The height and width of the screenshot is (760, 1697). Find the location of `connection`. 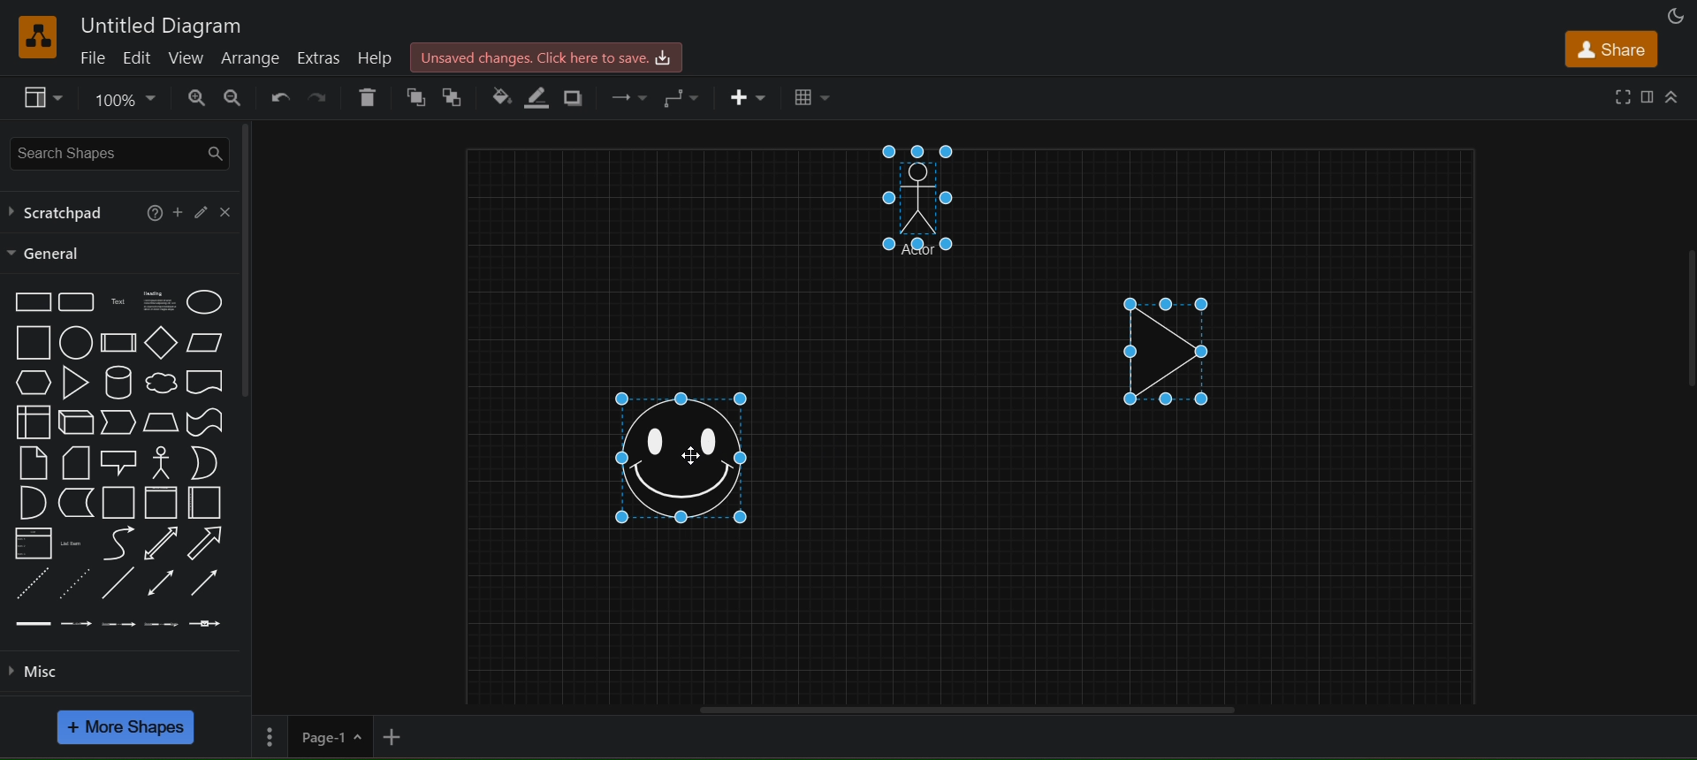

connection is located at coordinates (628, 95).